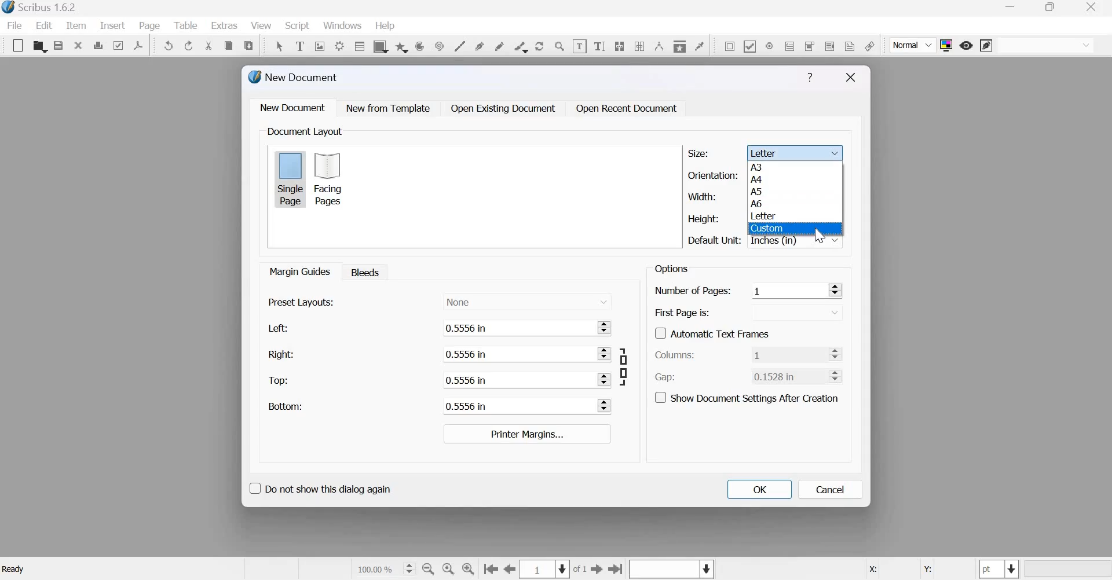  What do you see at coordinates (1046, 45) in the screenshot?
I see `normal vision` at bounding box center [1046, 45].